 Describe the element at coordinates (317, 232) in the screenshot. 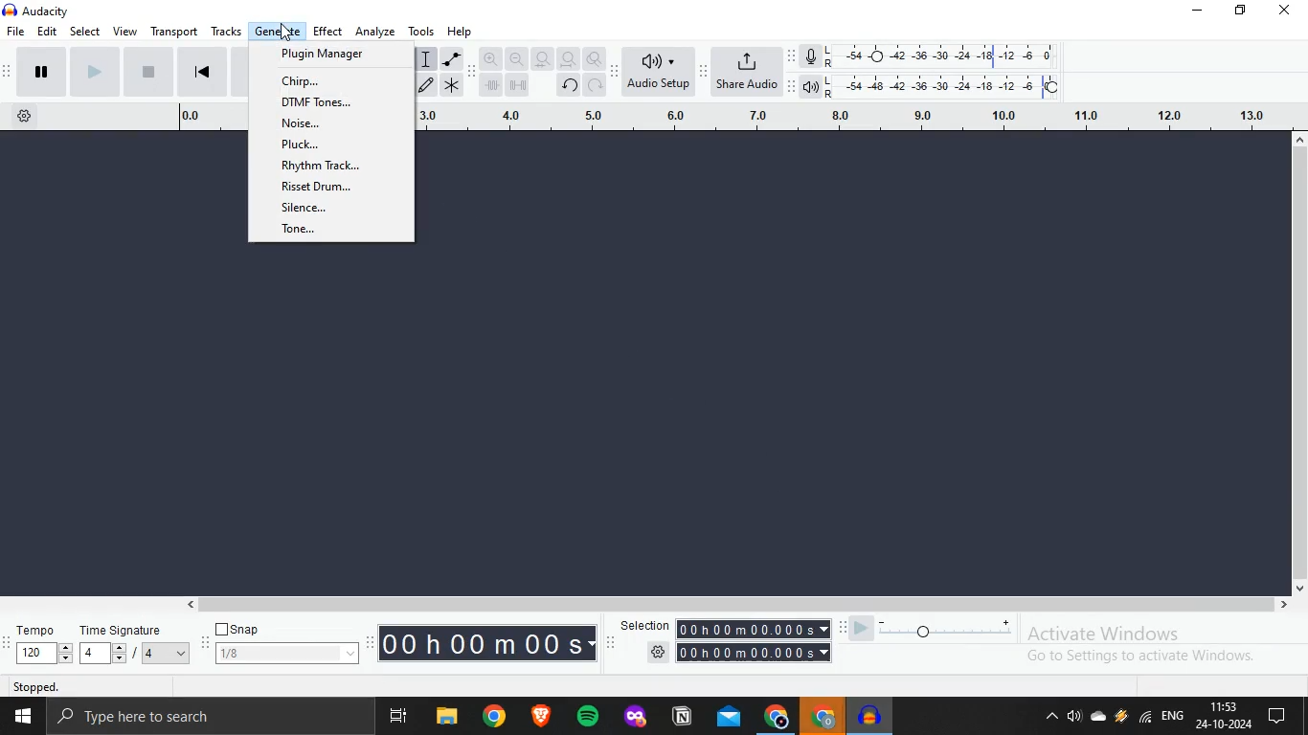

I see `tone` at that location.